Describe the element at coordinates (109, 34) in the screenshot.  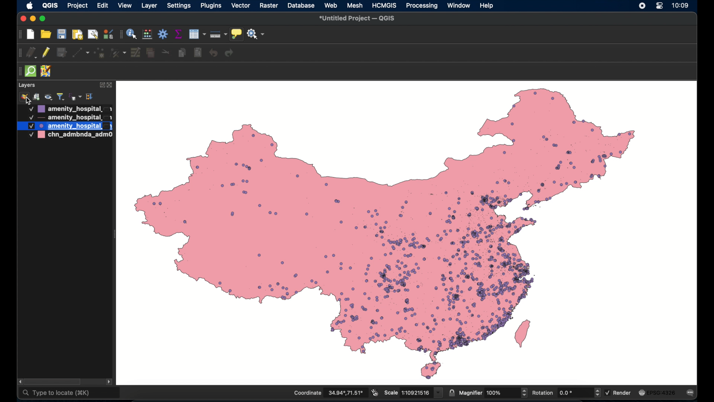
I see `style manager` at that location.